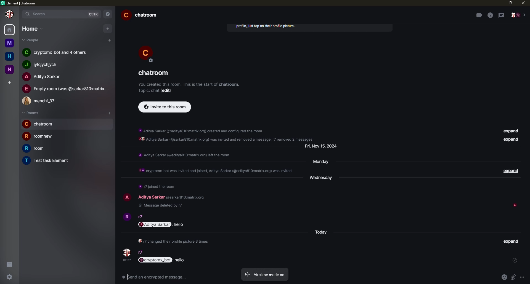  What do you see at coordinates (511, 140) in the screenshot?
I see `expand` at bounding box center [511, 140].